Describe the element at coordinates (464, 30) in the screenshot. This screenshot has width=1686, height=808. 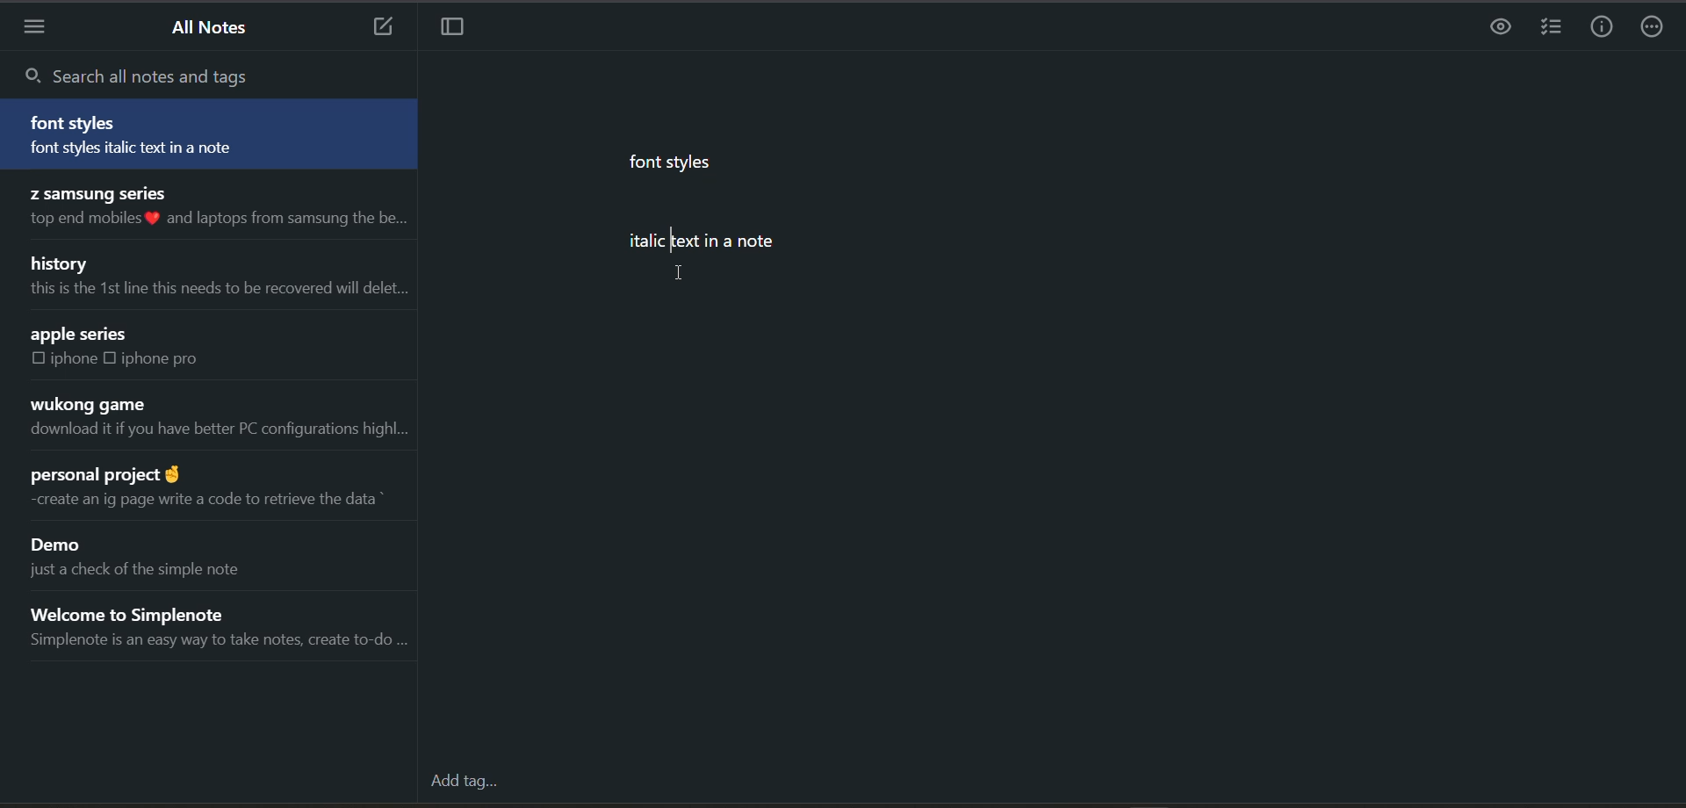
I see `toggle focus mode` at that location.